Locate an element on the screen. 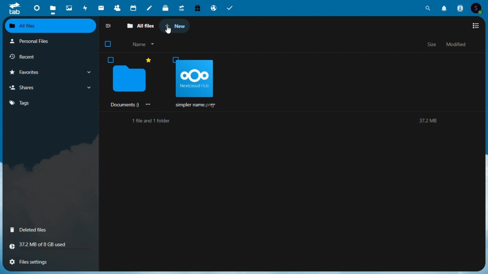 The image size is (488, 274). Shares is located at coordinates (49, 88).